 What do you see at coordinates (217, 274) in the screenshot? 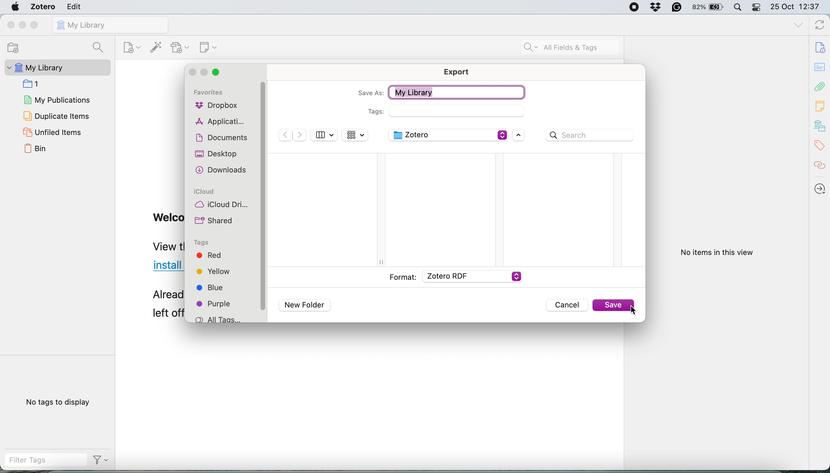
I see `Yellow` at bounding box center [217, 274].